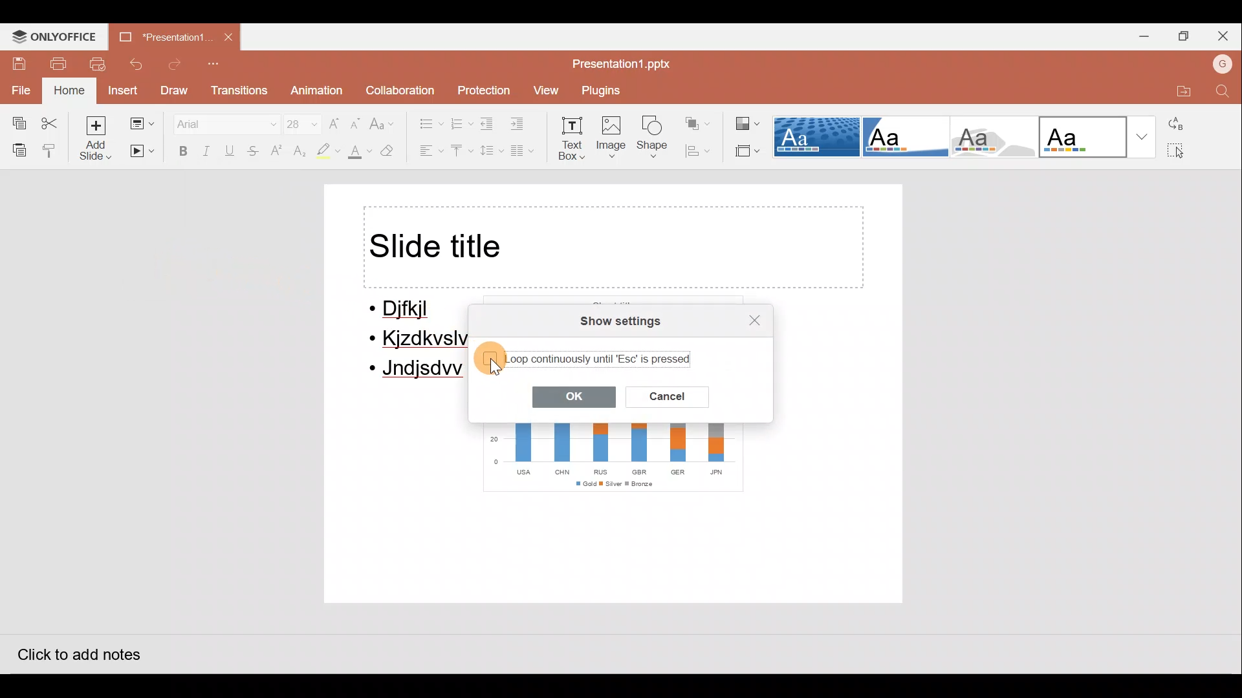  I want to click on Vertical align, so click(459, 152).